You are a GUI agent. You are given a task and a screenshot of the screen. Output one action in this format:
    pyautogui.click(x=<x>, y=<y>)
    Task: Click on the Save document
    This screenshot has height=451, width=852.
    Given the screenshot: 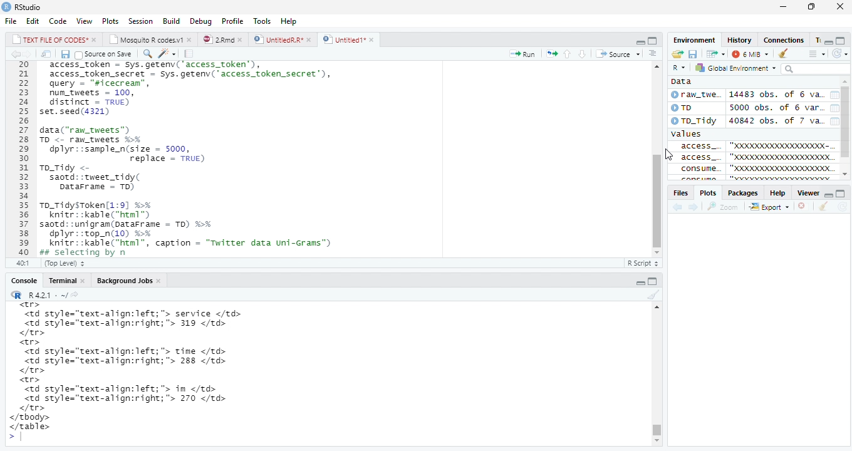 What is the action you would take?
    pyautogui.click(x=64, y=54)
    